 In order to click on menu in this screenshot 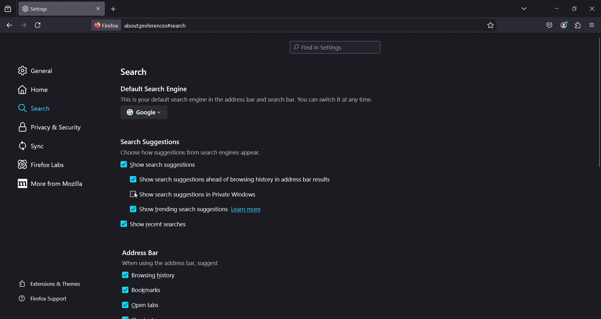, I will do `click(577, 25)`.